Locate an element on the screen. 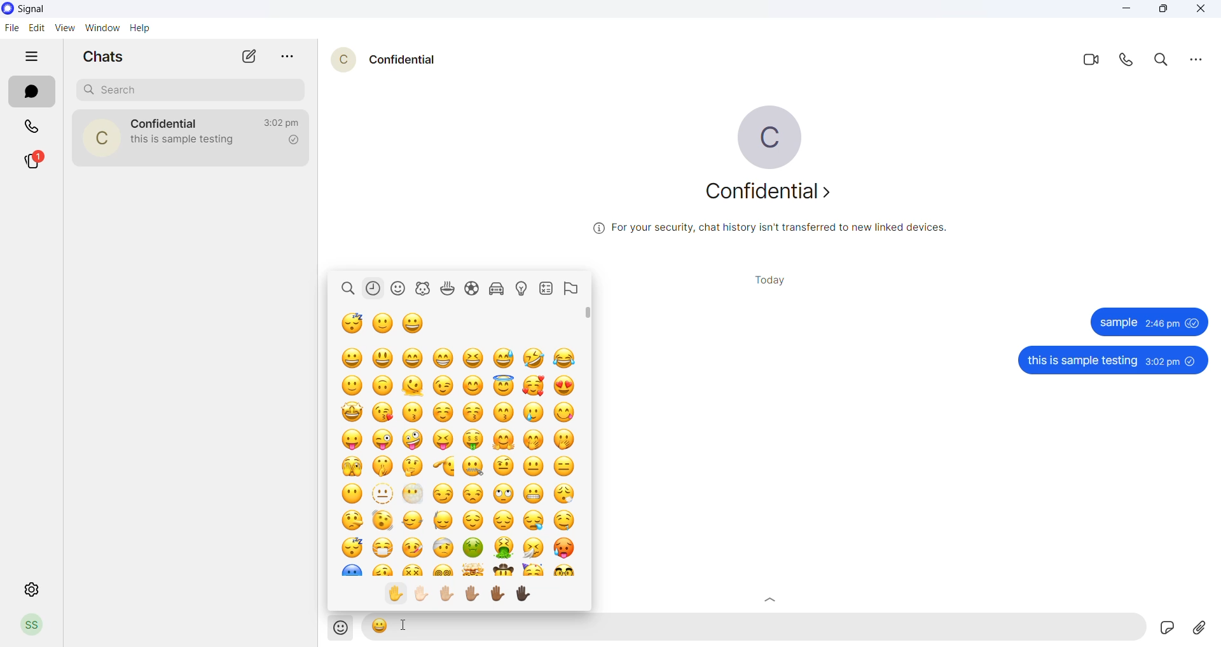  search in messages is located at coordinates (1159, 60).